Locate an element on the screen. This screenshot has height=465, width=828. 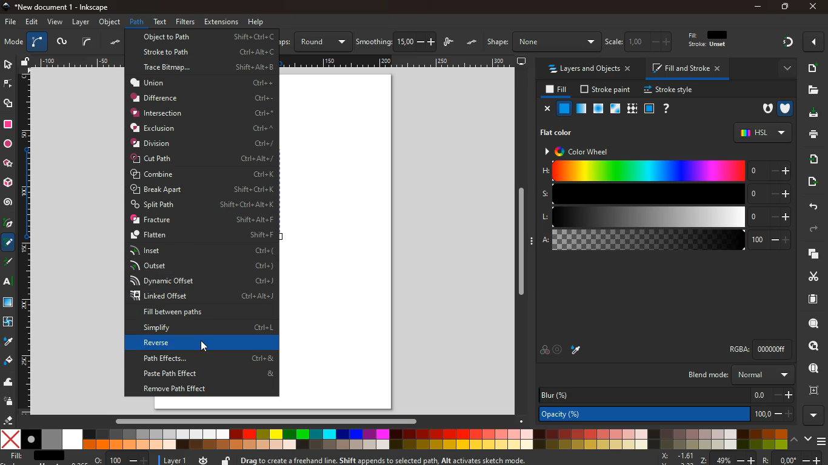
fill between is located at coordinates (200, 312).